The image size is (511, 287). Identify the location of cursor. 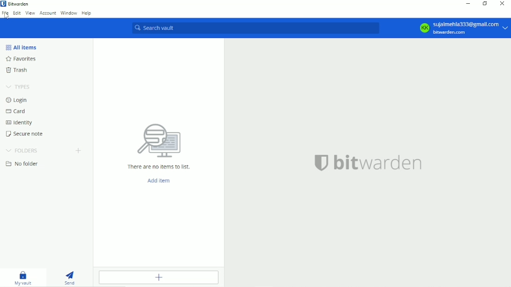
(6, 17).